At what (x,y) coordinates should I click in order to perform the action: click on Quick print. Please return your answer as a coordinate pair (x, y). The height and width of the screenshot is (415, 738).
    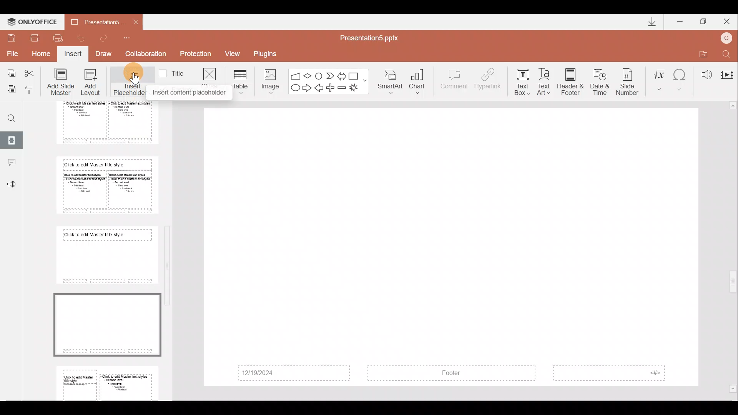
    Looking at the image, I should click on (58, 38).